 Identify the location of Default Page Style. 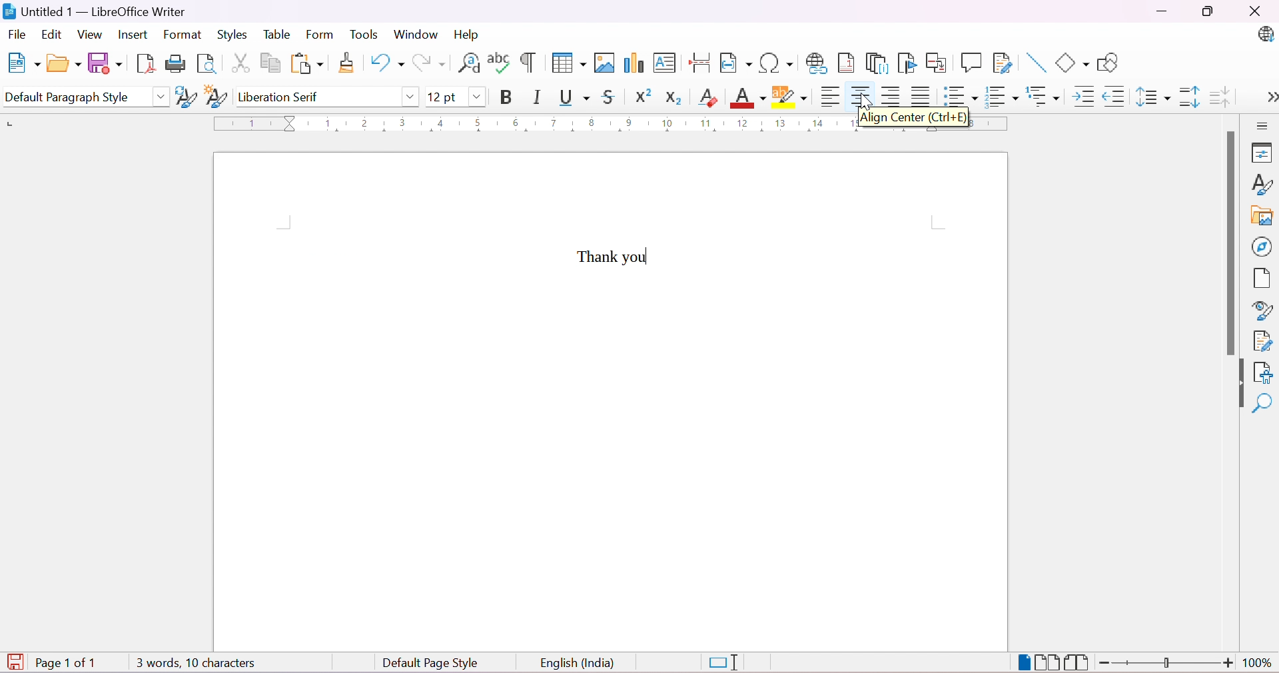
(431, 664).